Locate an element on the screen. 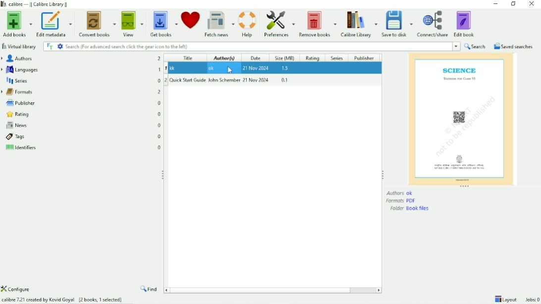  View is located at coordinates (132, 24).